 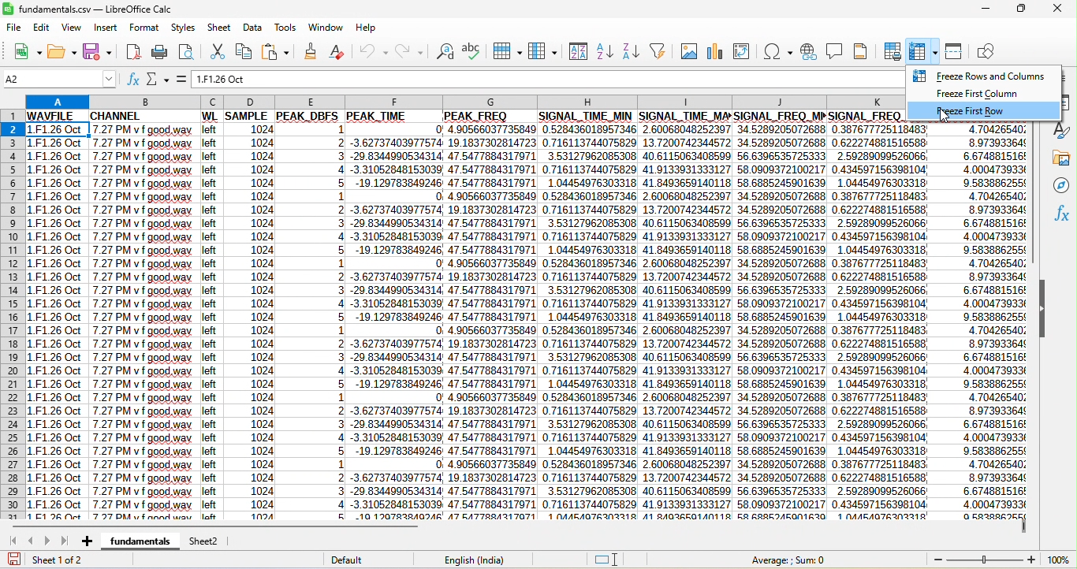 What do you see at coordinates (1061, 158) in the screenshot?
I see `gallary` at bounding box center [1061, 158].